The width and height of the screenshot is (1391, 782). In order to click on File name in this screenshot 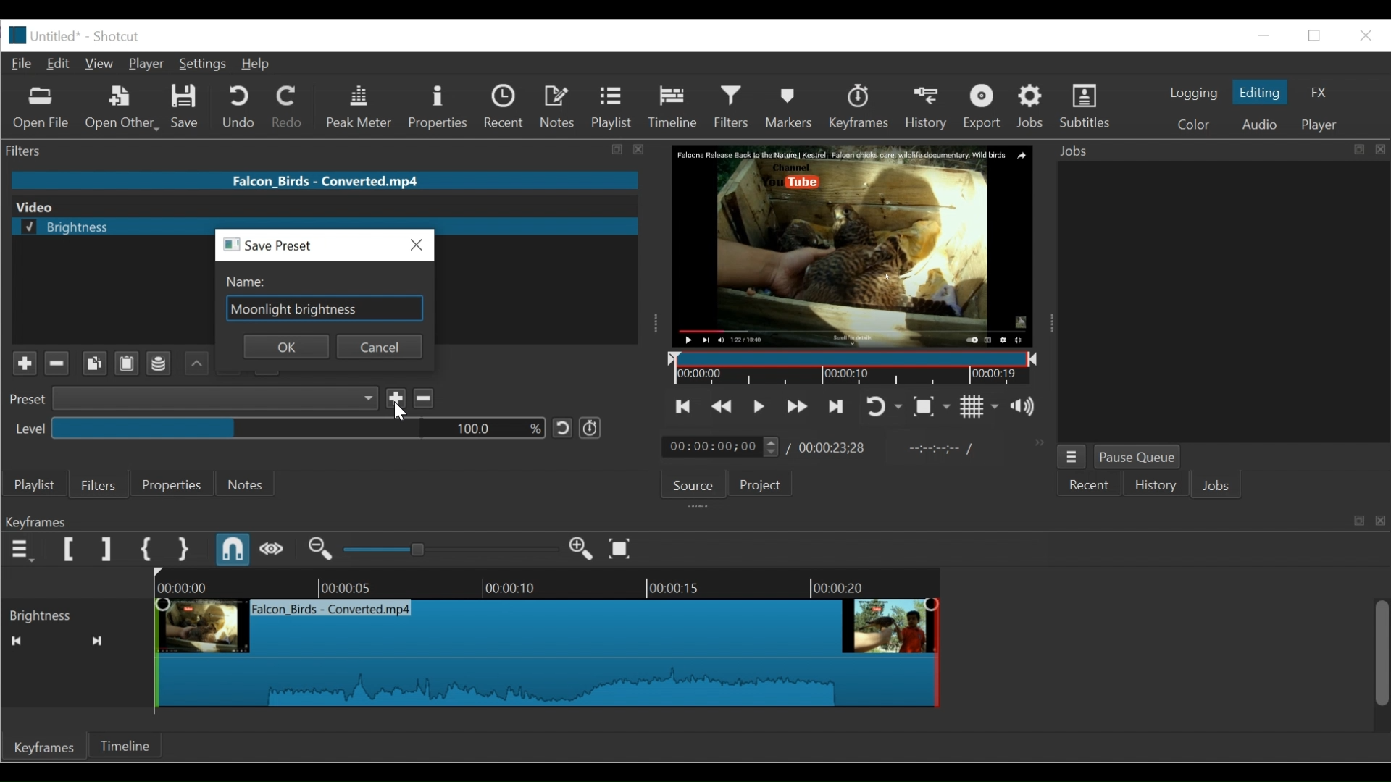, I will do `click(325, 180)`.